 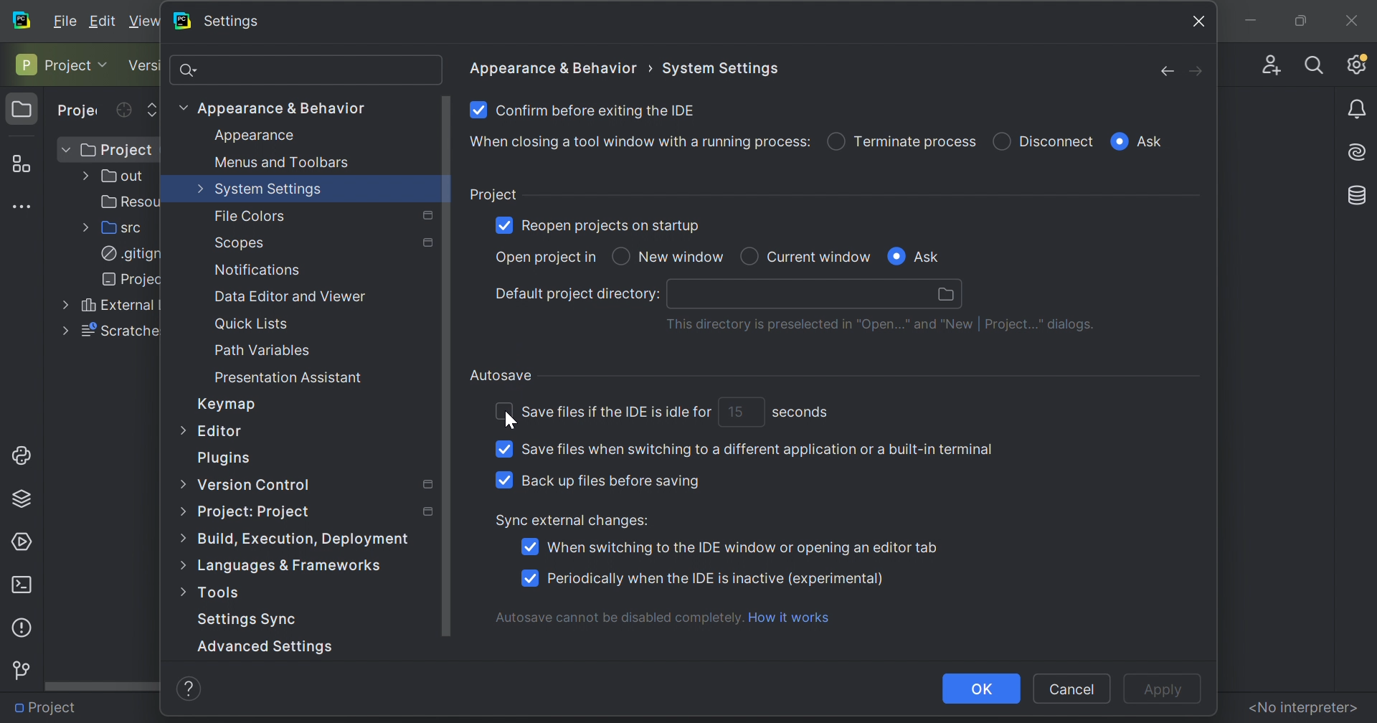 What do you see at coordinates (222, 433) in the screenshot?
I see `Editor` at bounding box center [222, 433].